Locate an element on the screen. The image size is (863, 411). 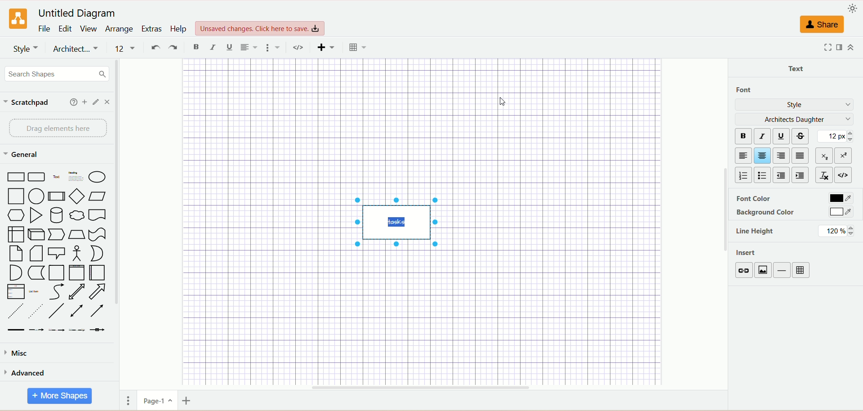
Two-way Arrow is located at coordinates (77, 292).